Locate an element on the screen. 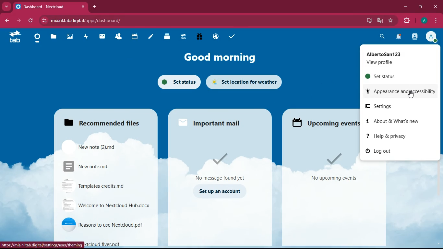 This screenshot has width=443, height=249. extensions is located at coordinates (406, 20).